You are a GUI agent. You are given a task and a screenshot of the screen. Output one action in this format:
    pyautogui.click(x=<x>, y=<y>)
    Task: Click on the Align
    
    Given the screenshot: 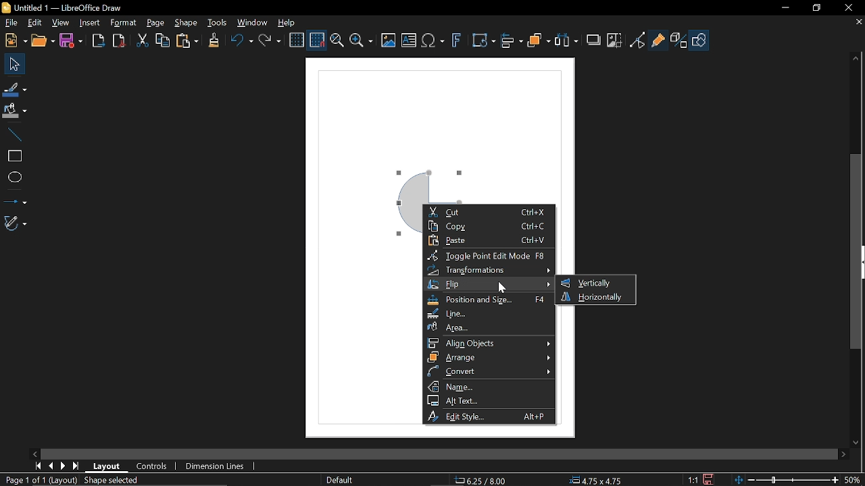 What is the action you would take?
    pyautogui.click(x=489, y=343)
    